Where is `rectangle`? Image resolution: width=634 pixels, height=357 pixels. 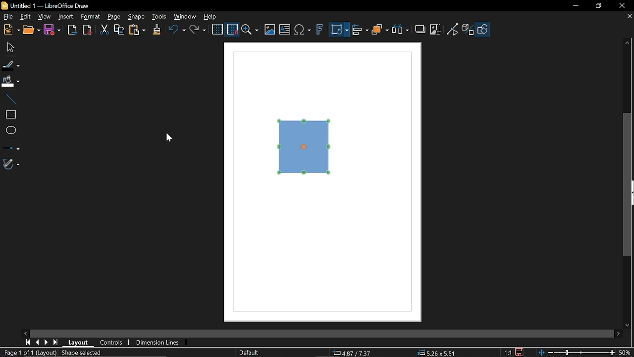 rectangle is located at coordinates (9, 115).